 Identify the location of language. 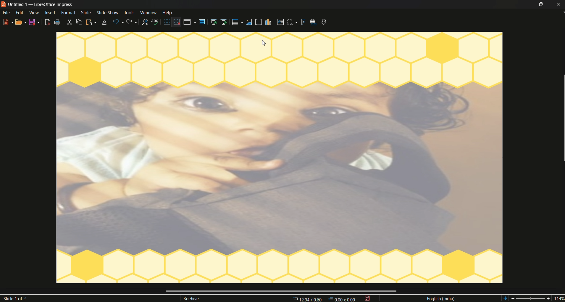
(440, 299).